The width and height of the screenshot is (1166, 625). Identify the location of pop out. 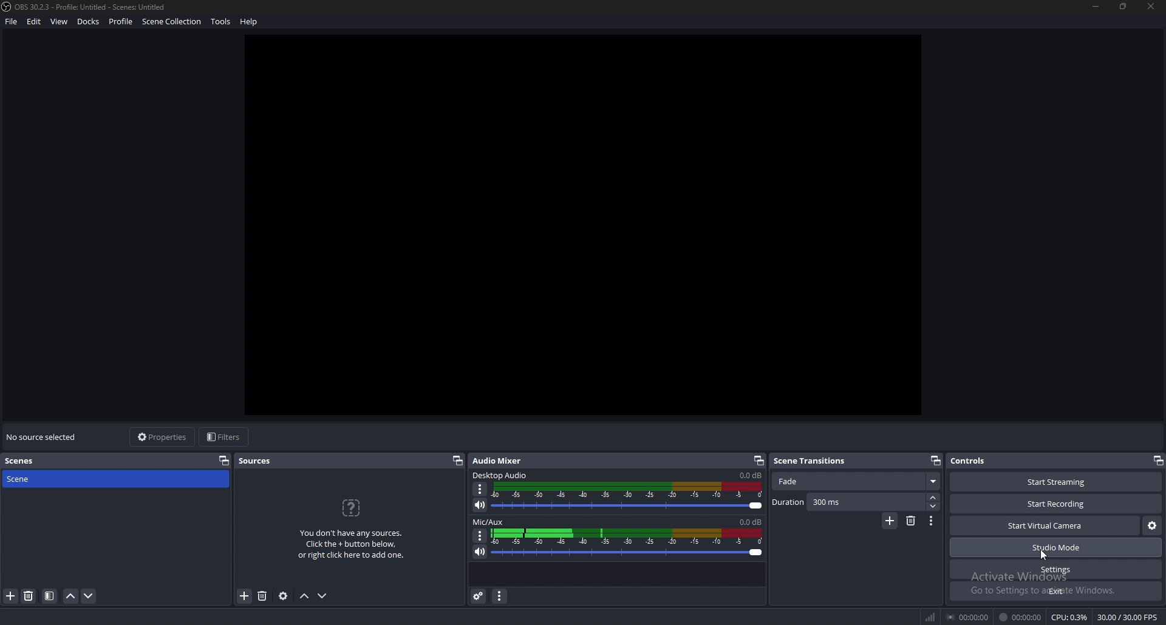
(457, 461).